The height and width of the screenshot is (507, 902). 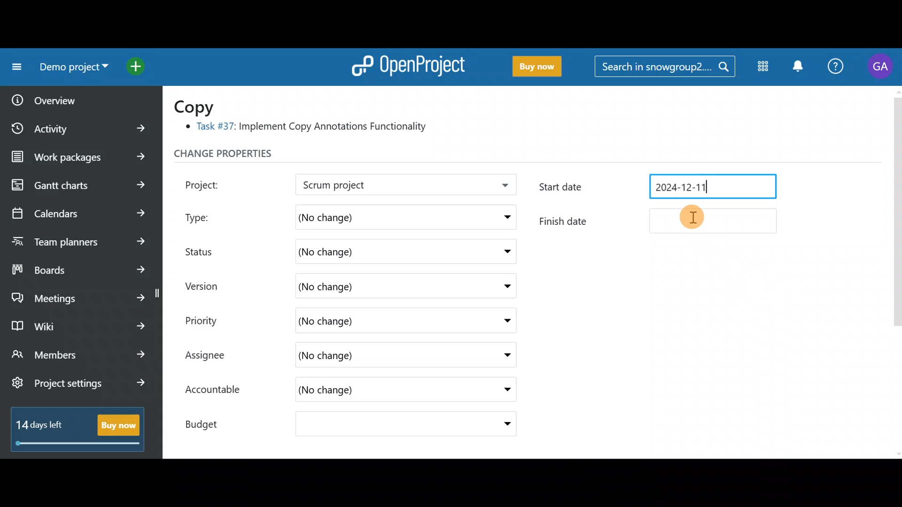 I want to click on Finish date, so click(x=659, y=221).